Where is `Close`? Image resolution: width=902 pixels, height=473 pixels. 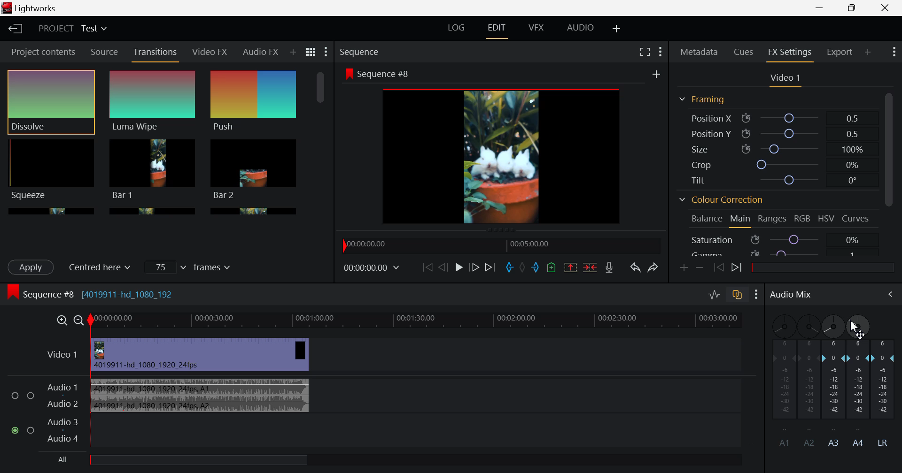
Close is located at coordinates (886, 8).